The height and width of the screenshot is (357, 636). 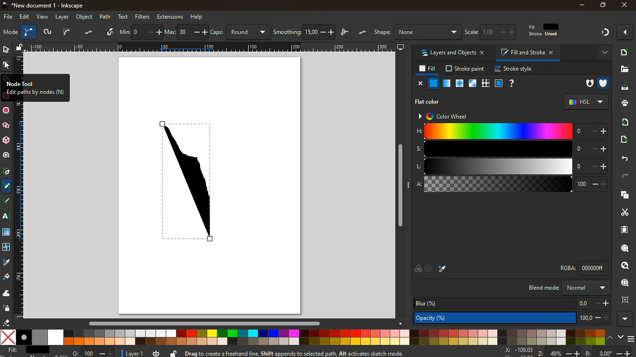 What do you see at coordinates (170, 16) in the screenshot?
I see `extensions` at bounding box center [170, 16].